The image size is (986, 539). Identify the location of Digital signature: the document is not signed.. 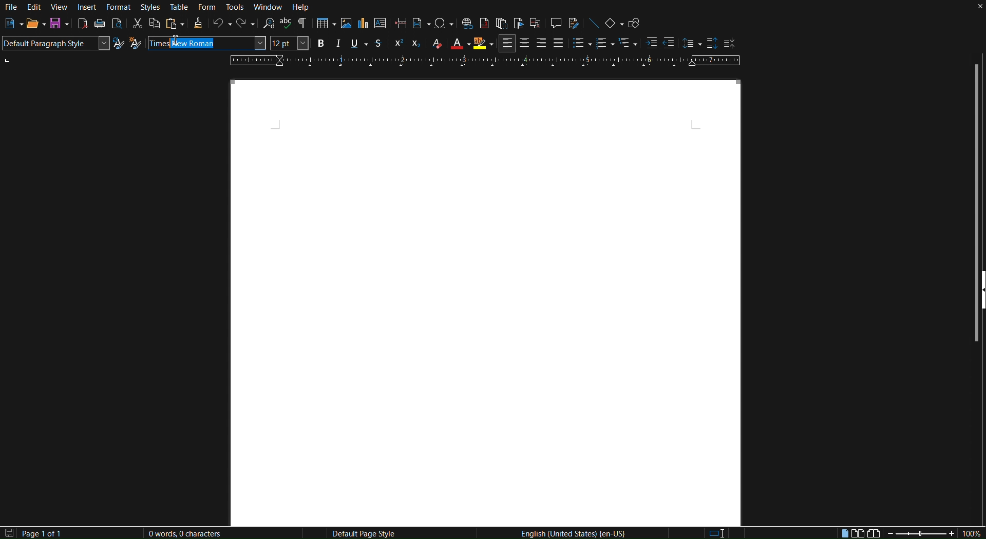
(755, 533).